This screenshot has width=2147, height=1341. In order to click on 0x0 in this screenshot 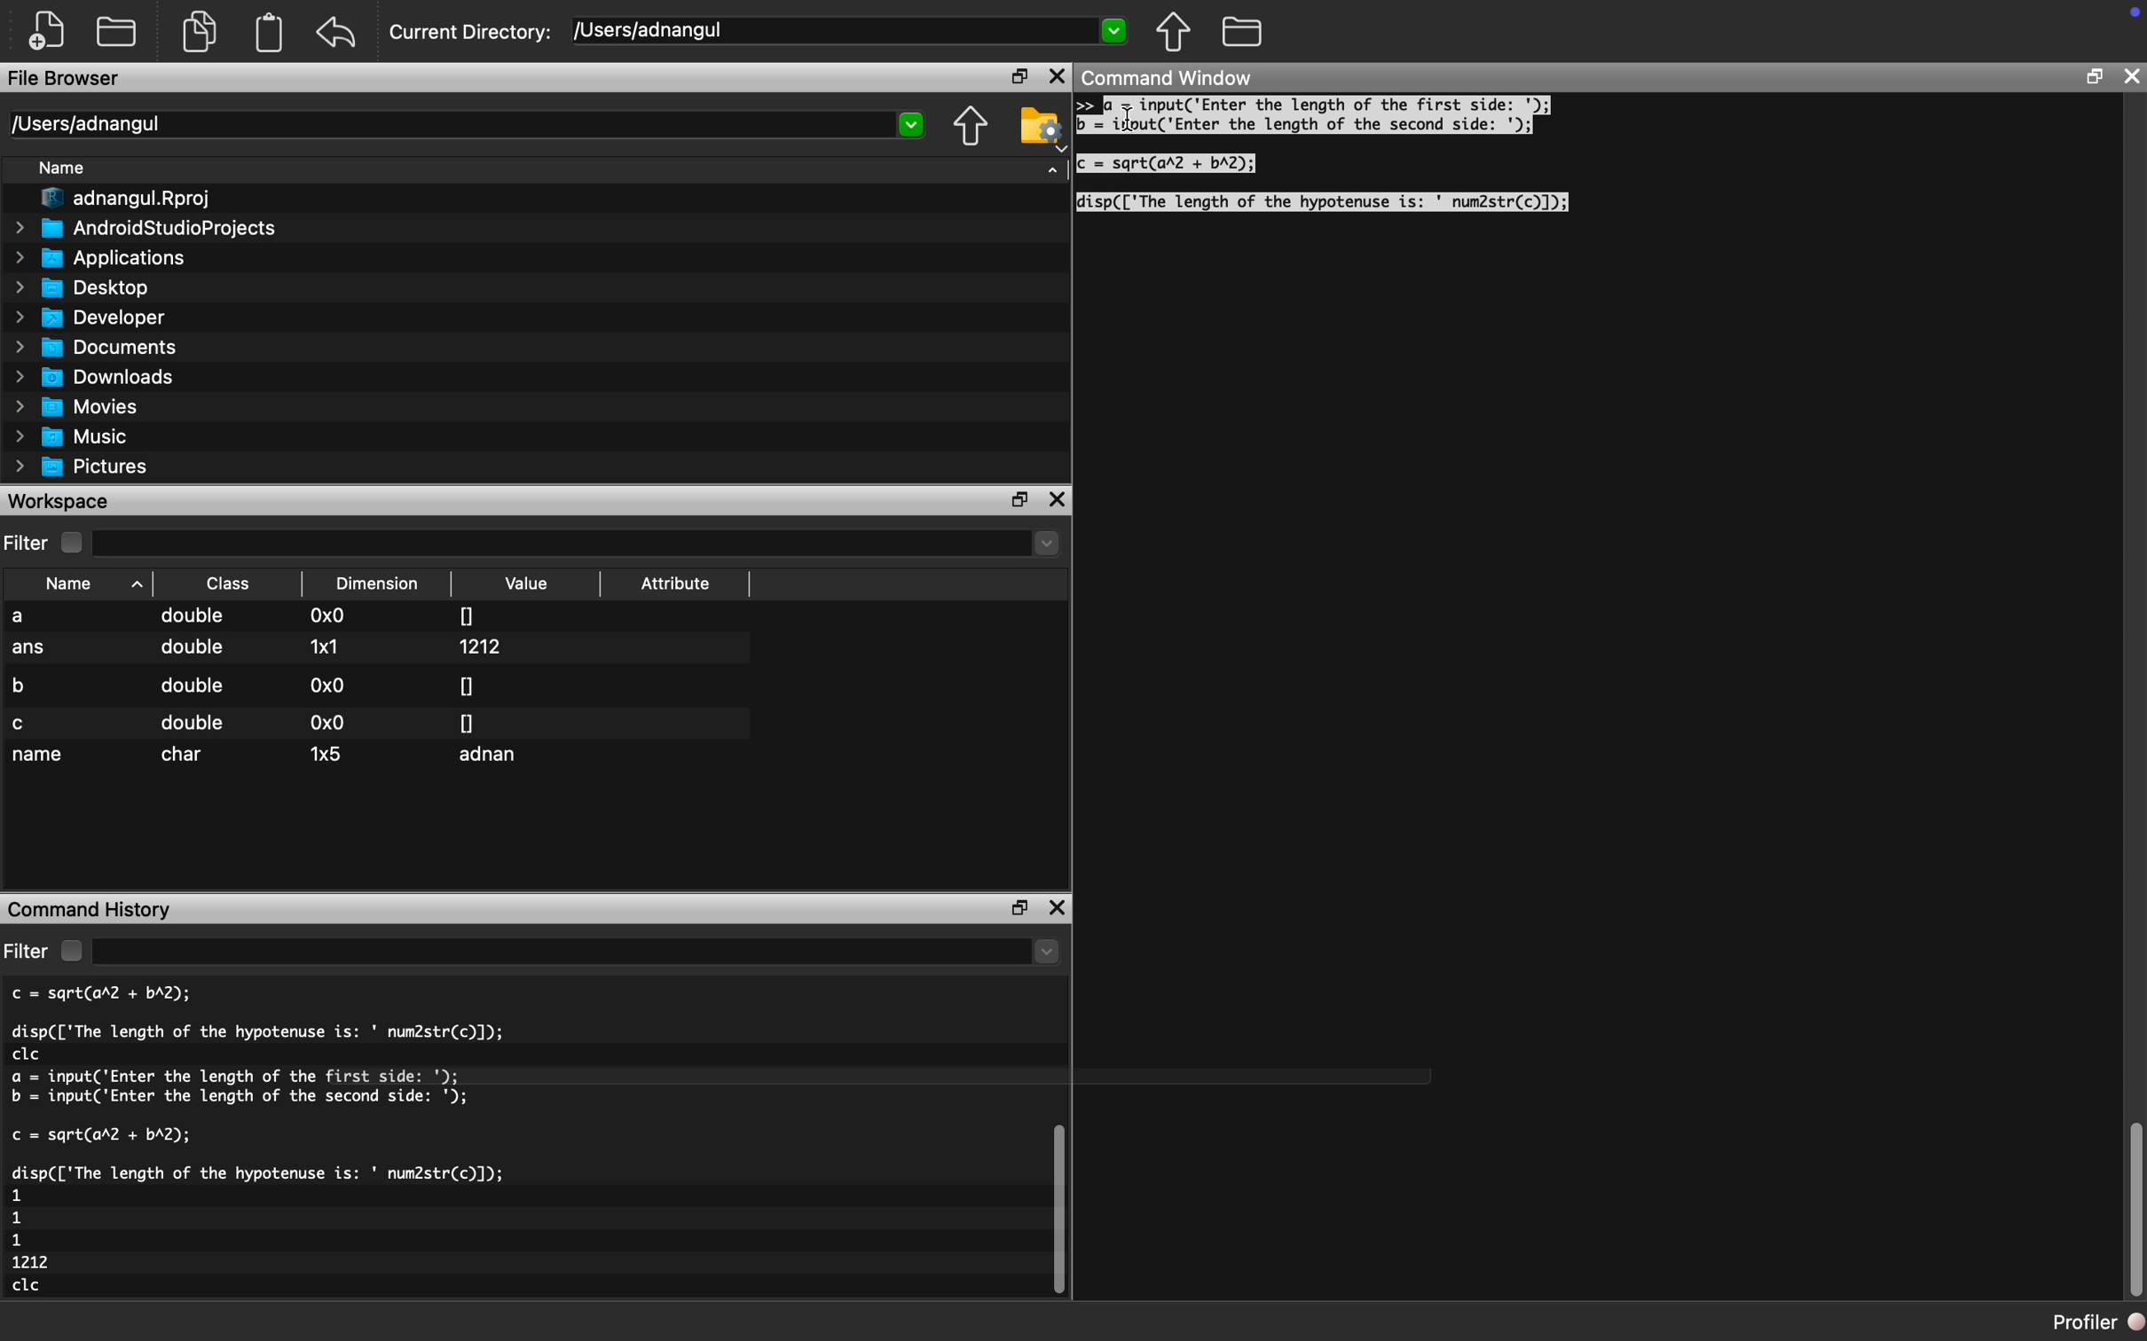, I will do `click(324, 723)`.